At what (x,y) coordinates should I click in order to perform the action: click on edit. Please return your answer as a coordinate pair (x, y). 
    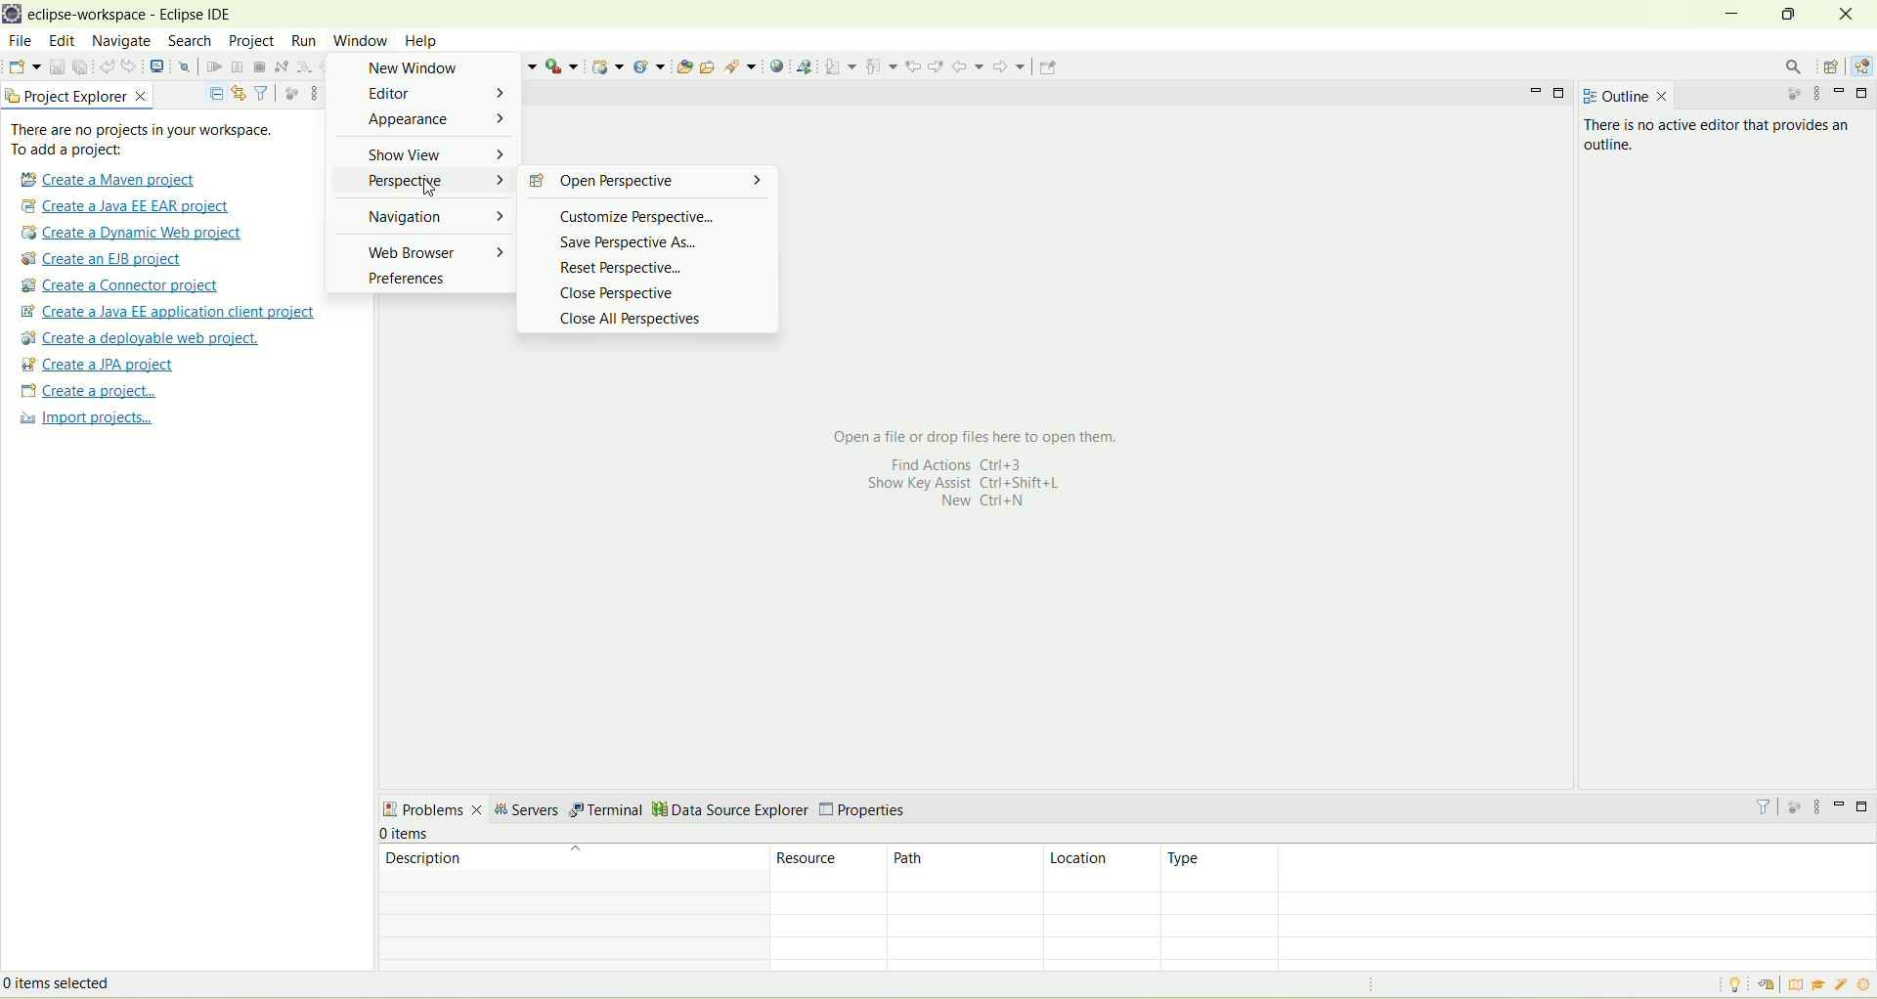
    Looking at the image, I should click on (64, 43).